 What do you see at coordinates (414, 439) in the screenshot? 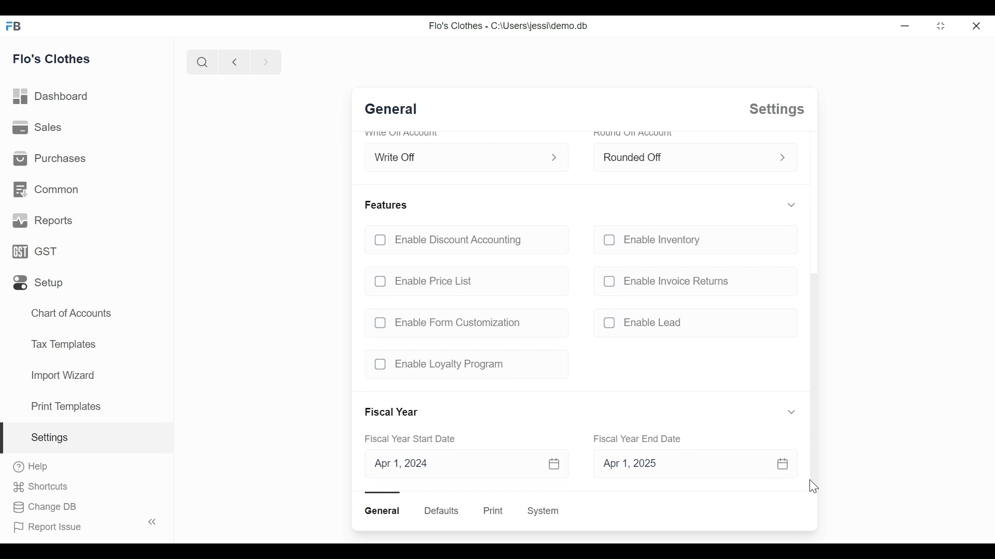
I see `Fiscal Year Start Date` at bounding box center [414, 439].